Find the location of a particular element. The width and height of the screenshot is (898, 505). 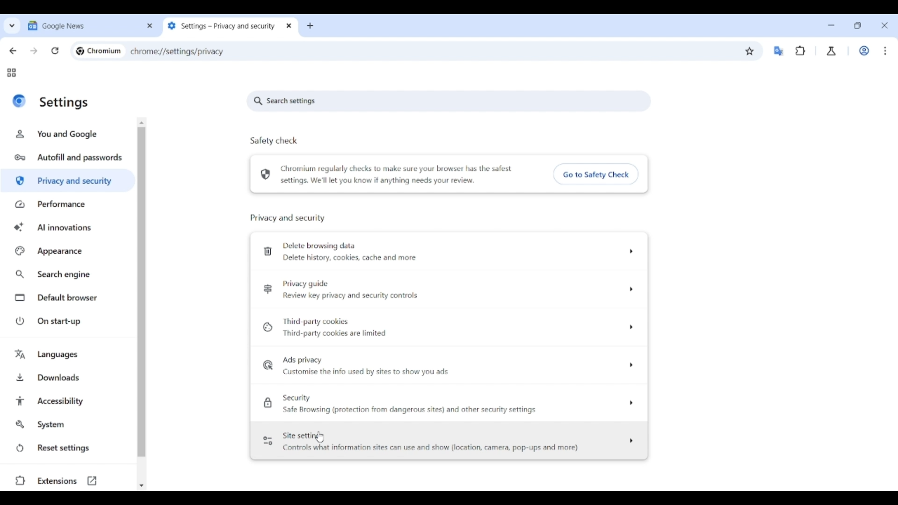

System is located at coordinates (67, 425).